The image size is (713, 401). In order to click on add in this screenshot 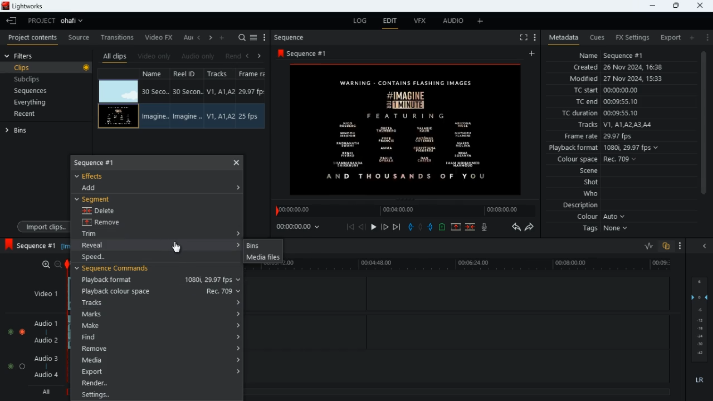, I will do `click(533, 54)`.